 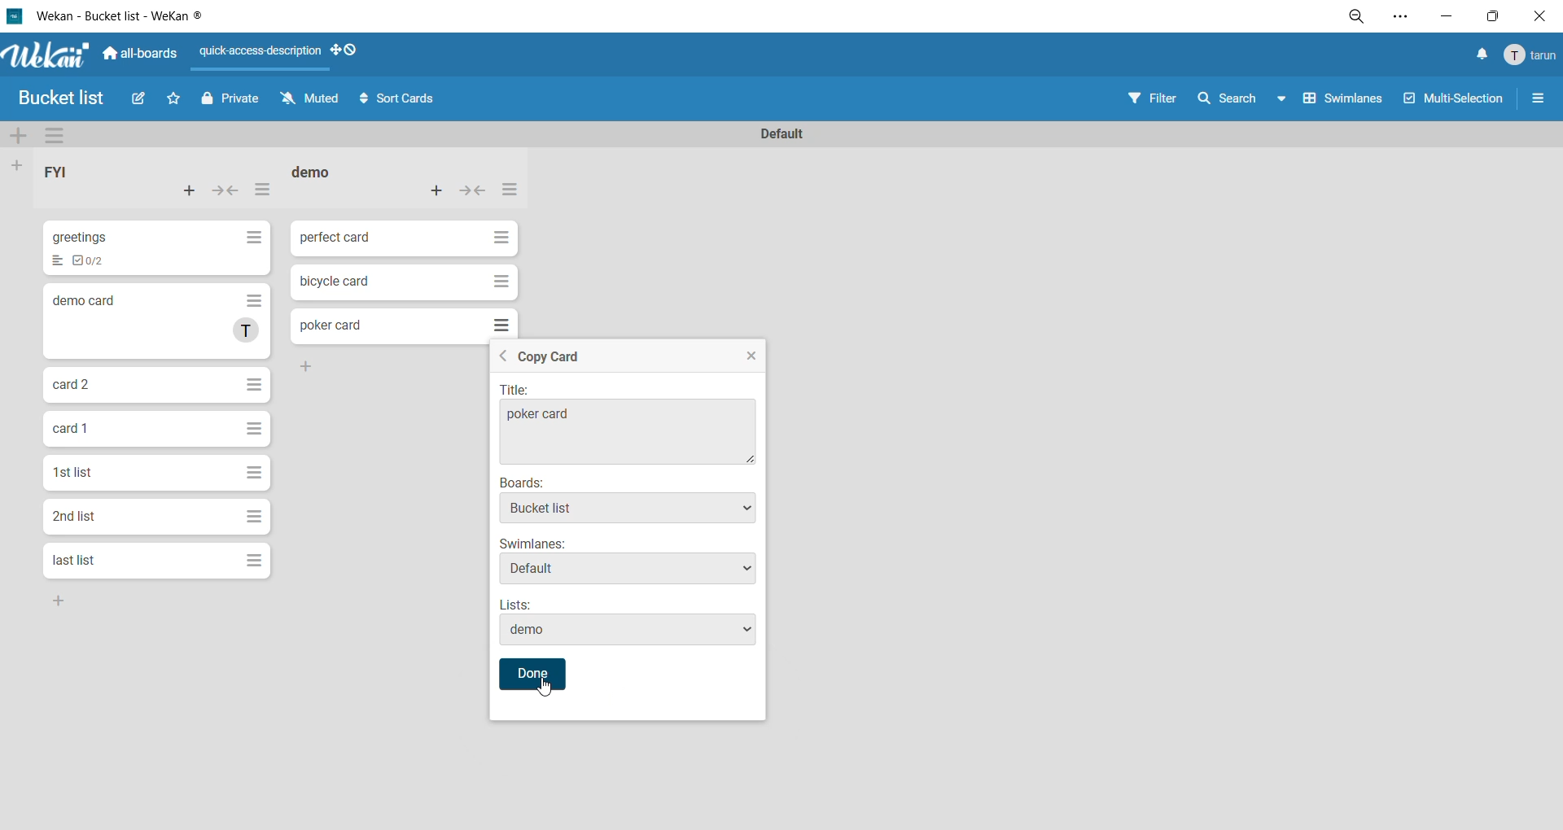 What do you see at coordinates (1246, 97) in the screenshot?
I see `search` at bounding box center [1246, 97].